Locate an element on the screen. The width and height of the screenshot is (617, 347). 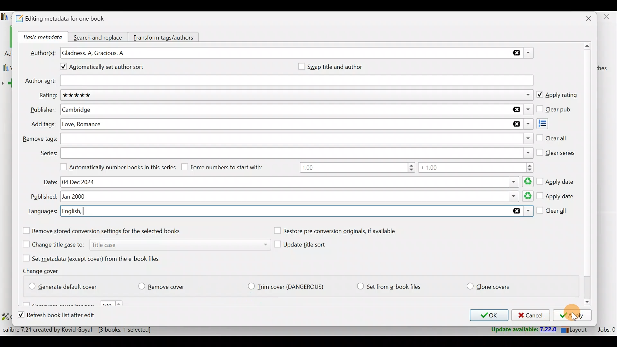
Author sort: is located at coordinates (40, 81).